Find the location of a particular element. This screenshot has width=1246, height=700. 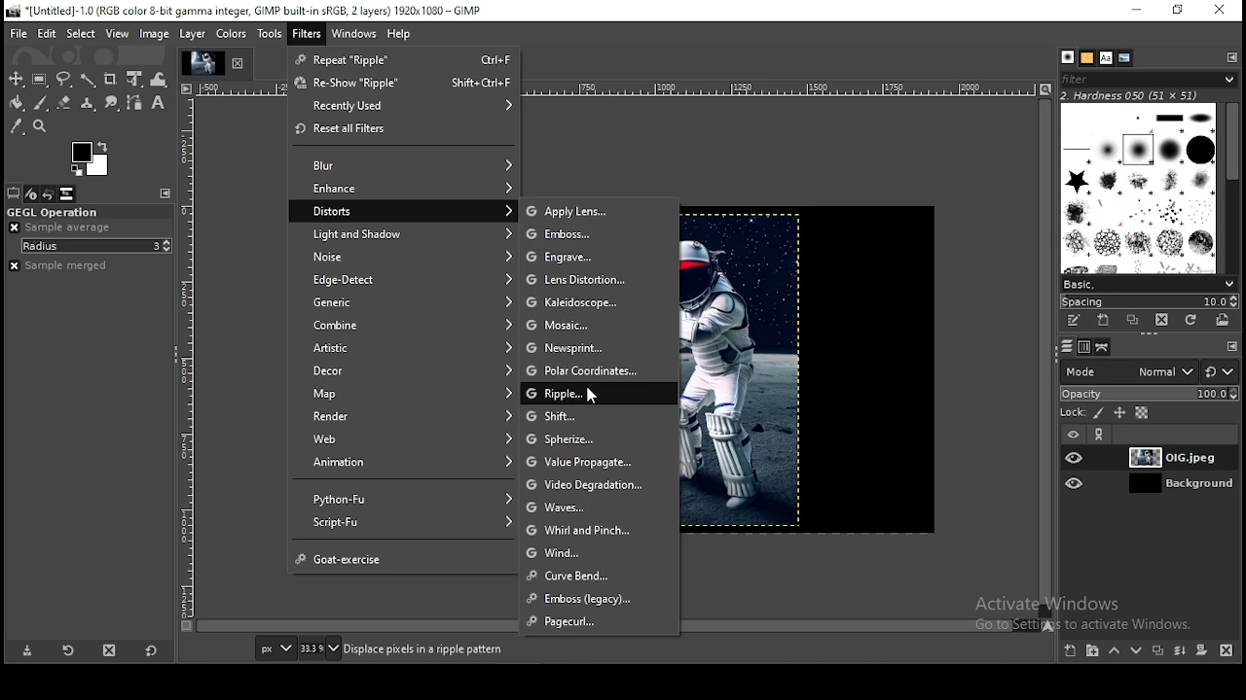

configure this tab is located at coordinates (165, 193).